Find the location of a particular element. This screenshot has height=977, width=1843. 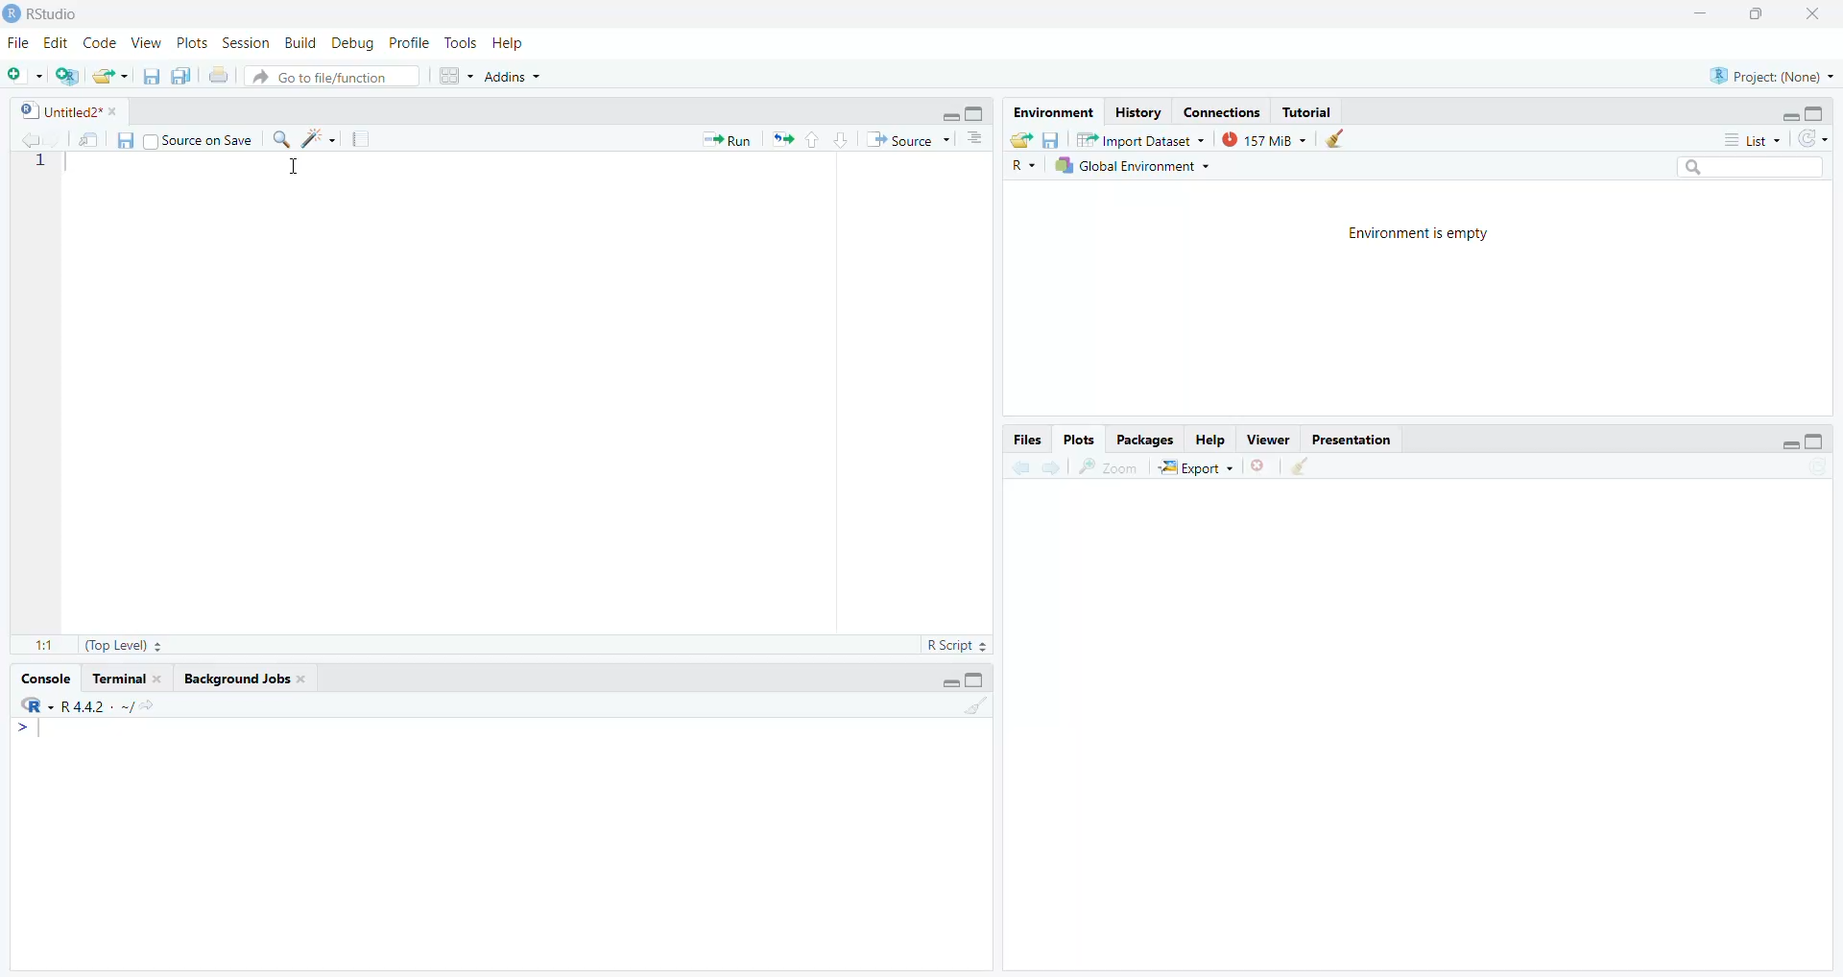

view the current working directory is located at coordinates (149, 704).